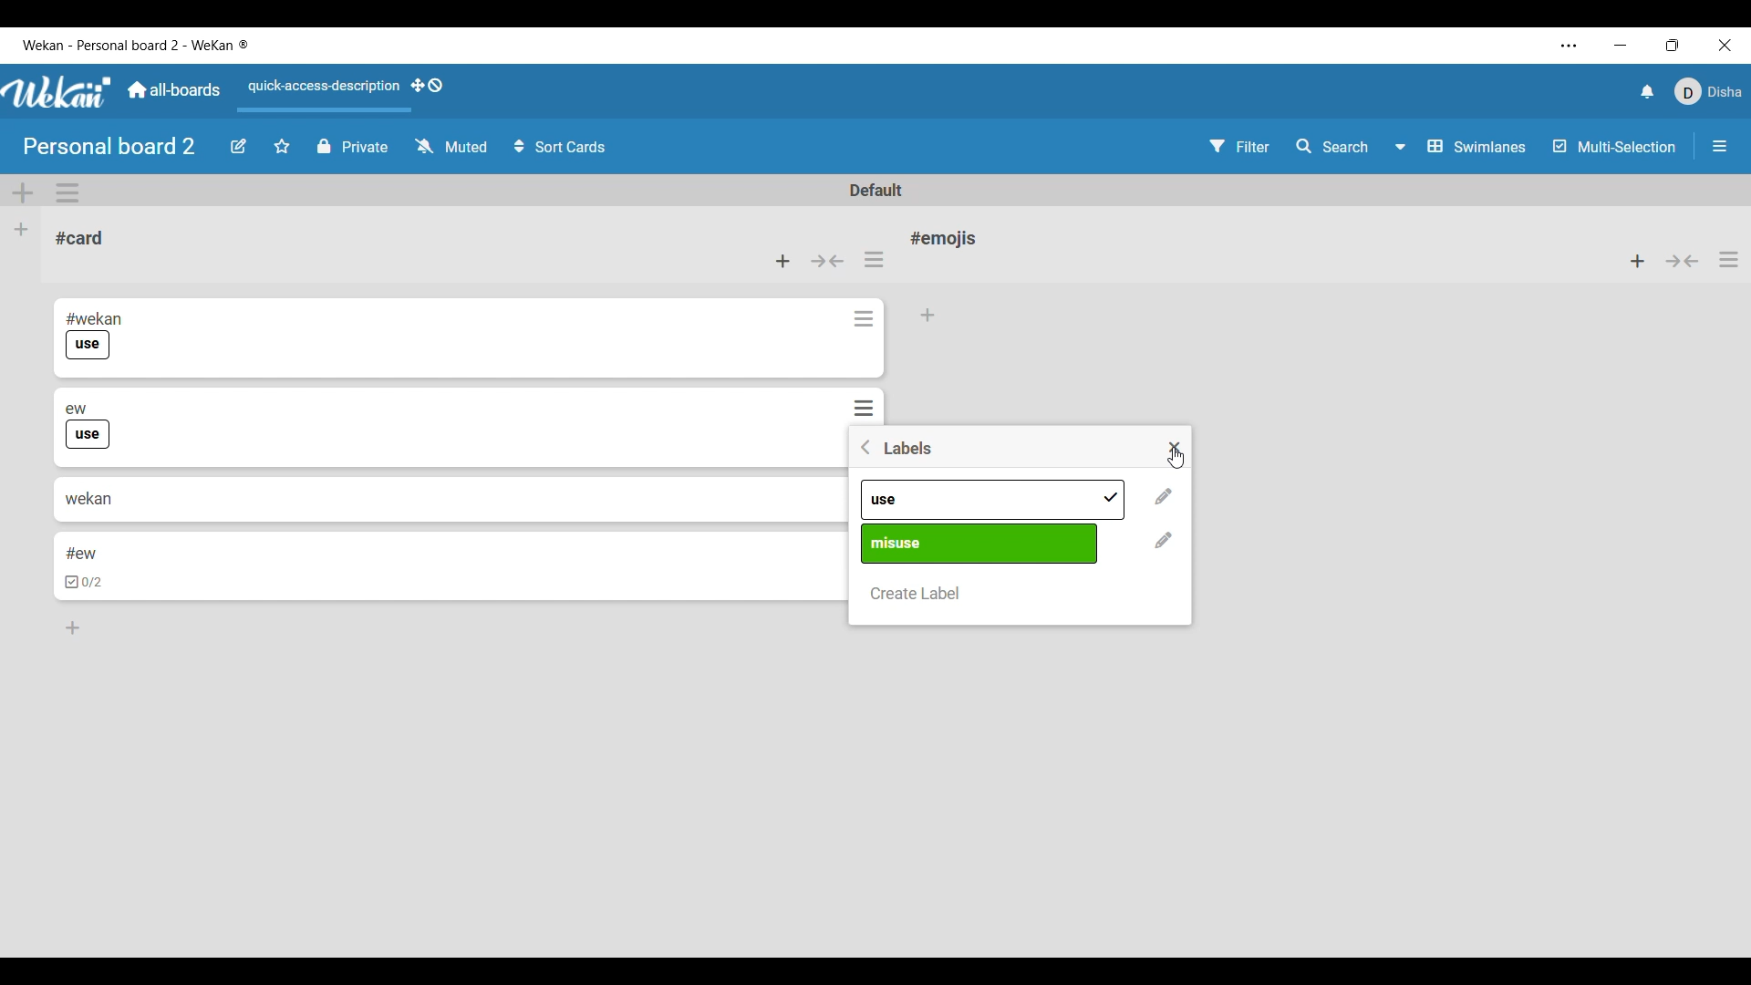 The height and width of the screenshot is (985, 1751). What do you see at coordinates (238, 147) in the screenshot?
I see `Edit` at bounding box center [238, 147].